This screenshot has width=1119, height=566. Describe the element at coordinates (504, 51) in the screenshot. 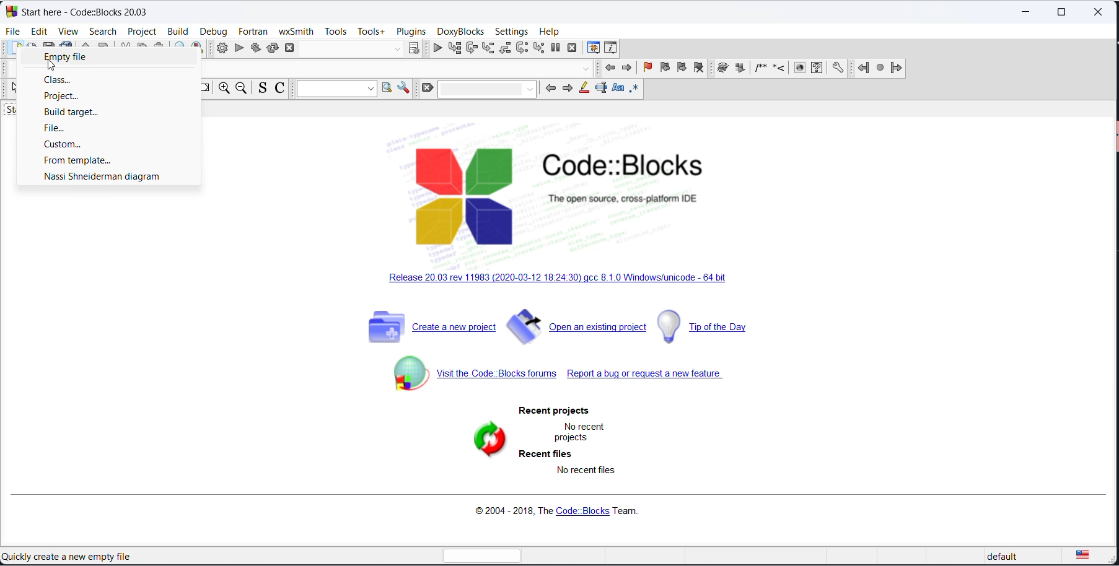

I see `step out` at that location.